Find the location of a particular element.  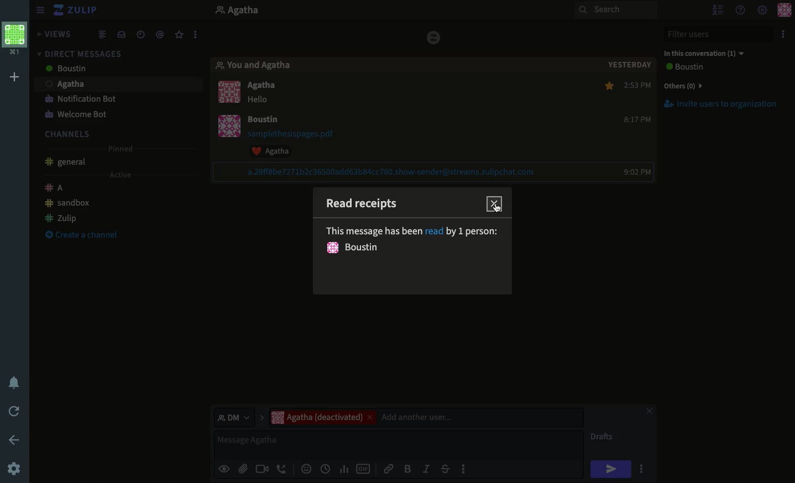

Italics is located at coordinates (426, 468).